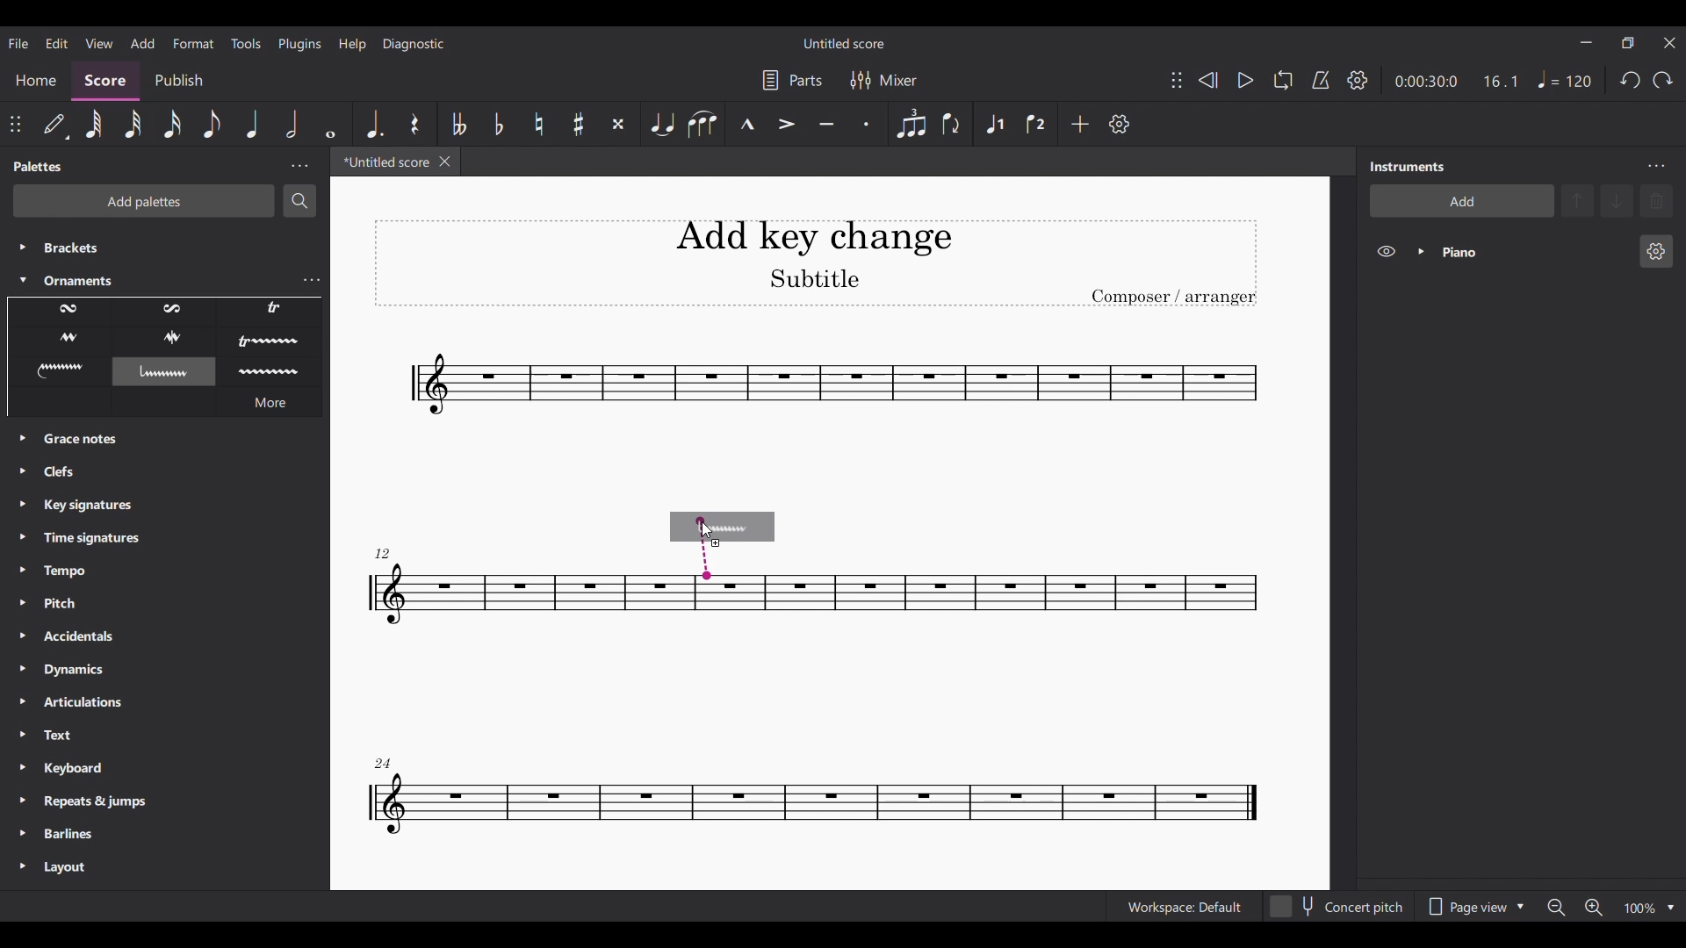 This screenshot has width=1686, height=948. I want to click on Add menu, so click(143, 42).